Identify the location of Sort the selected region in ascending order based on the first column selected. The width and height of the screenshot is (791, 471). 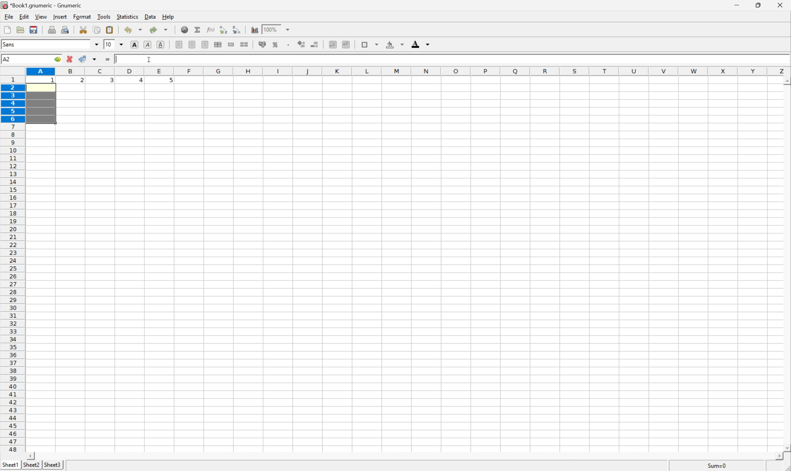
(224, 29).